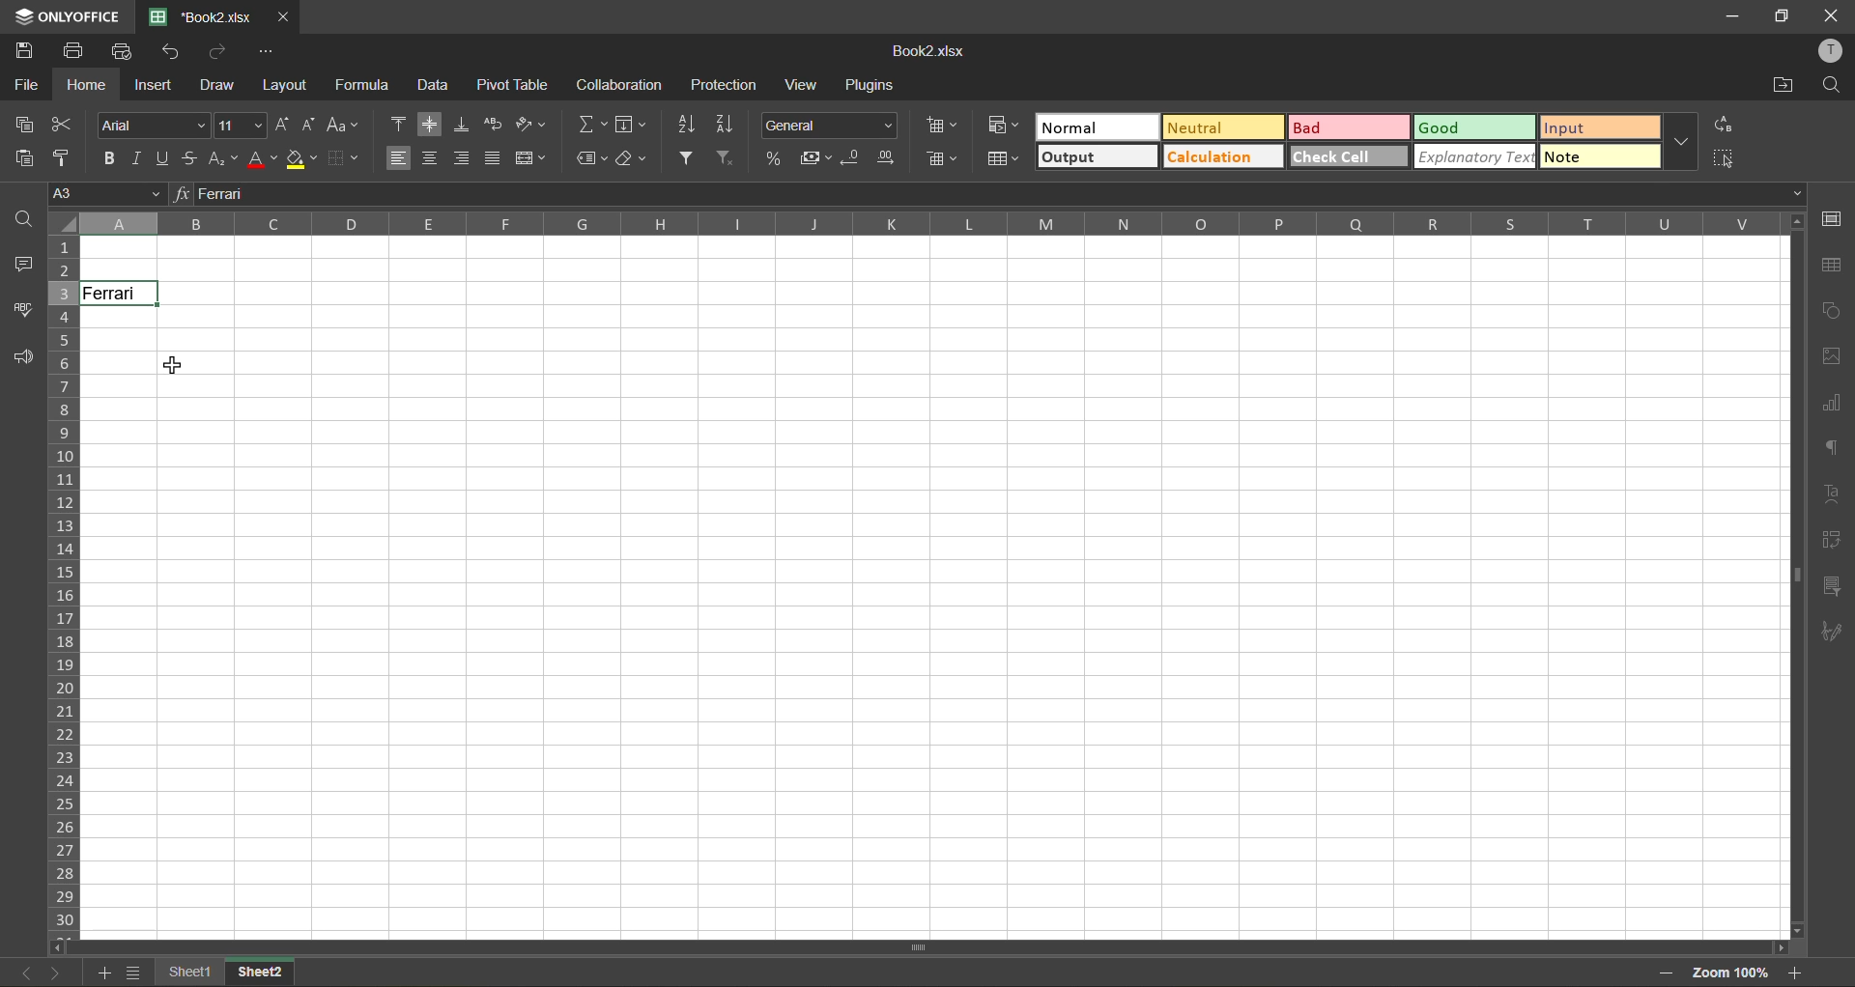 The width and height of the screenshot is (1855, 987). I want to click on sort descending, so click(729, 126).